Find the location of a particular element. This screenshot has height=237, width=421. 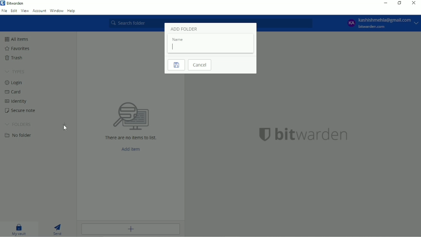

Bitwarden is located at coordinates (15, 3).